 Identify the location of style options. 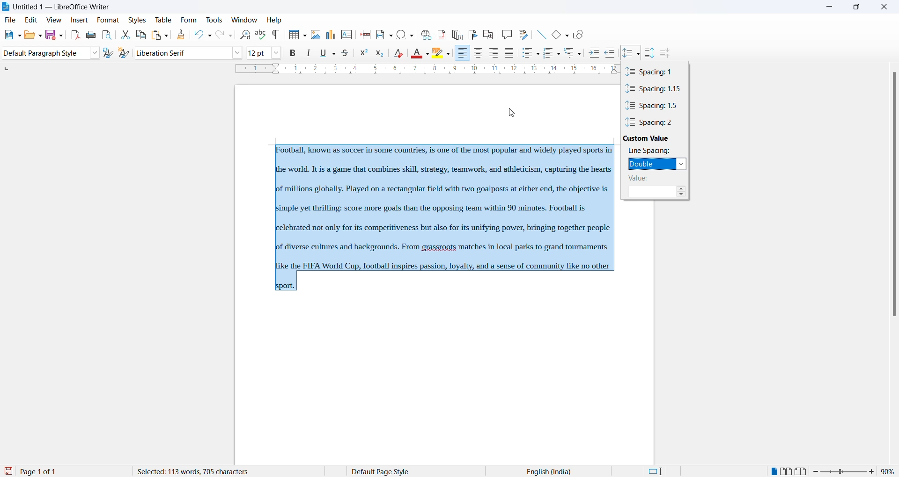
(96, 52).